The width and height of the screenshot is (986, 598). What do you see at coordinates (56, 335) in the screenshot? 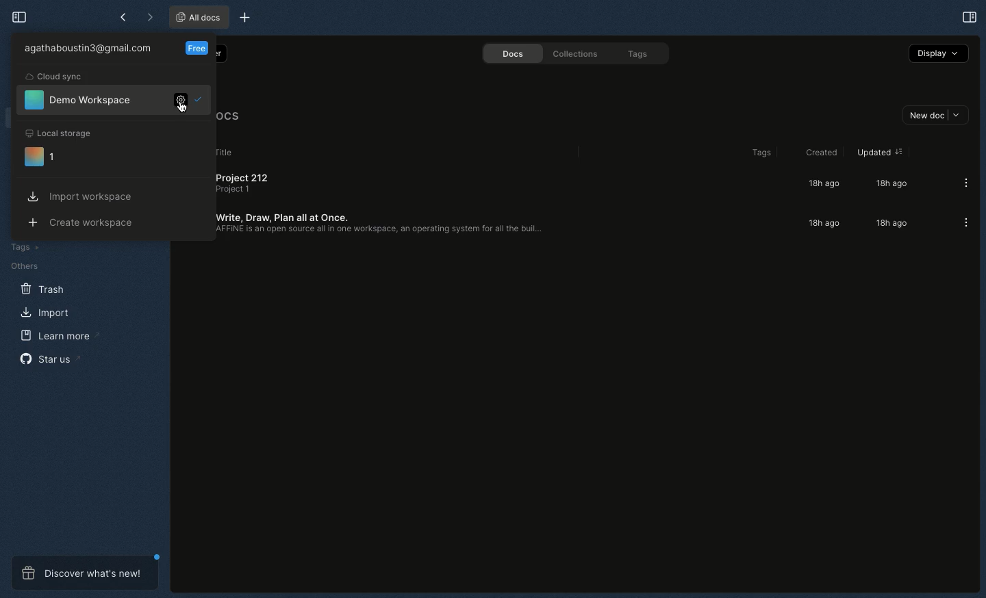
I see `Learn more` at bounding box center [56, 335].